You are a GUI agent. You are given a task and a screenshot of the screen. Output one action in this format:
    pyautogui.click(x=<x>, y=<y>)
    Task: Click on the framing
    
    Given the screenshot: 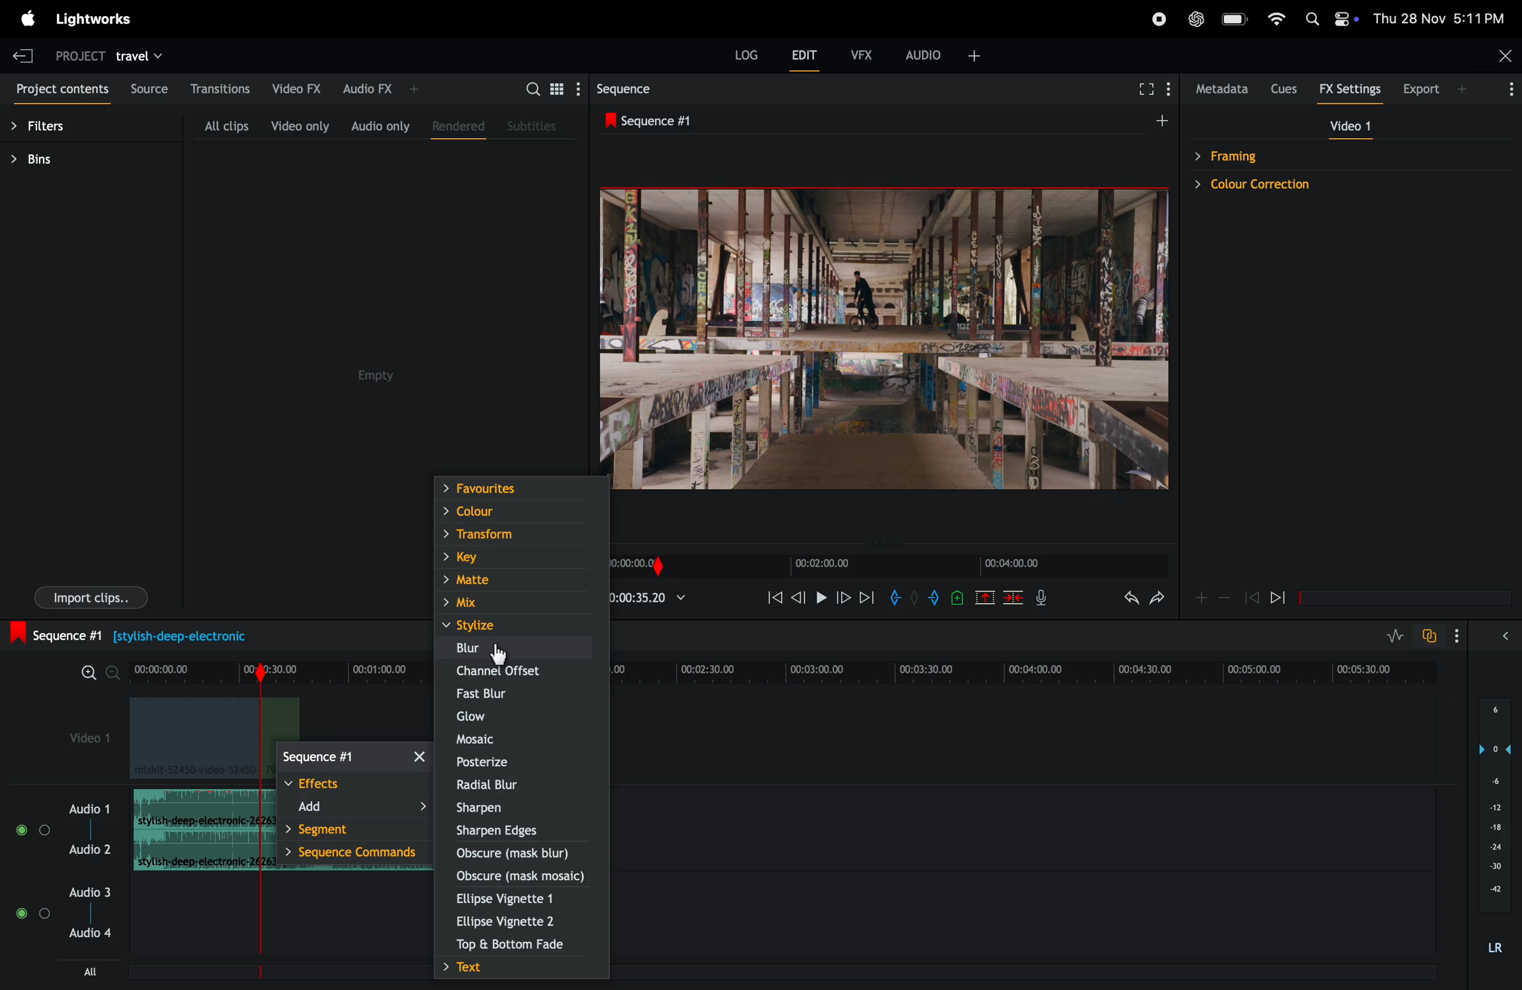 What is the action you would take?
    pyautogui.click(x=1283, y=155)
    